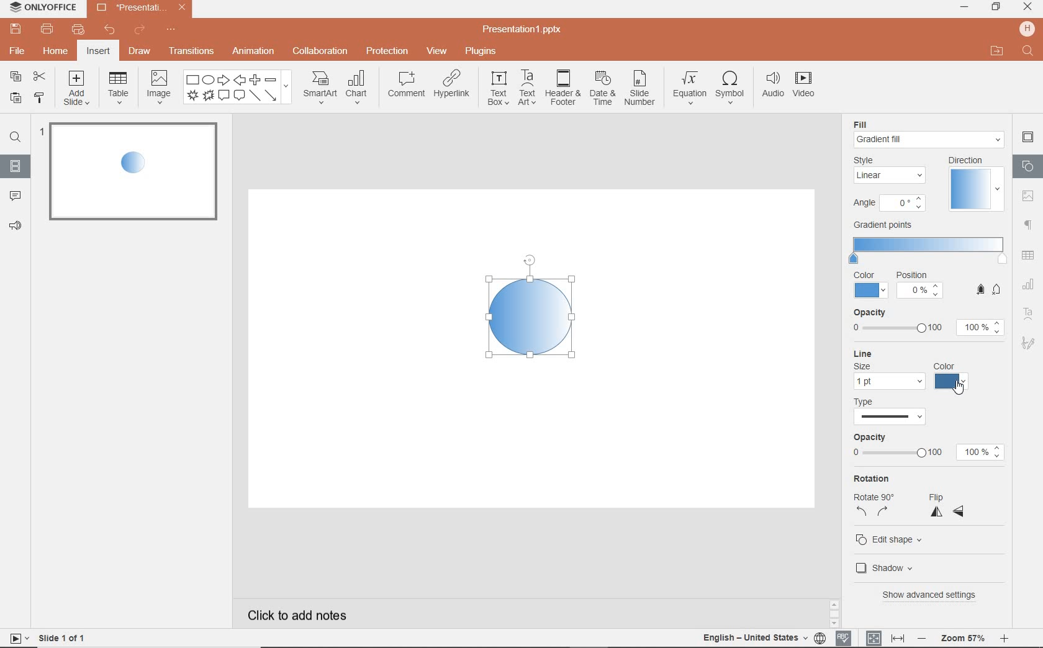 This screenshot has width=1043, height=648. I want to click on SHADOW, so click(887, 567).